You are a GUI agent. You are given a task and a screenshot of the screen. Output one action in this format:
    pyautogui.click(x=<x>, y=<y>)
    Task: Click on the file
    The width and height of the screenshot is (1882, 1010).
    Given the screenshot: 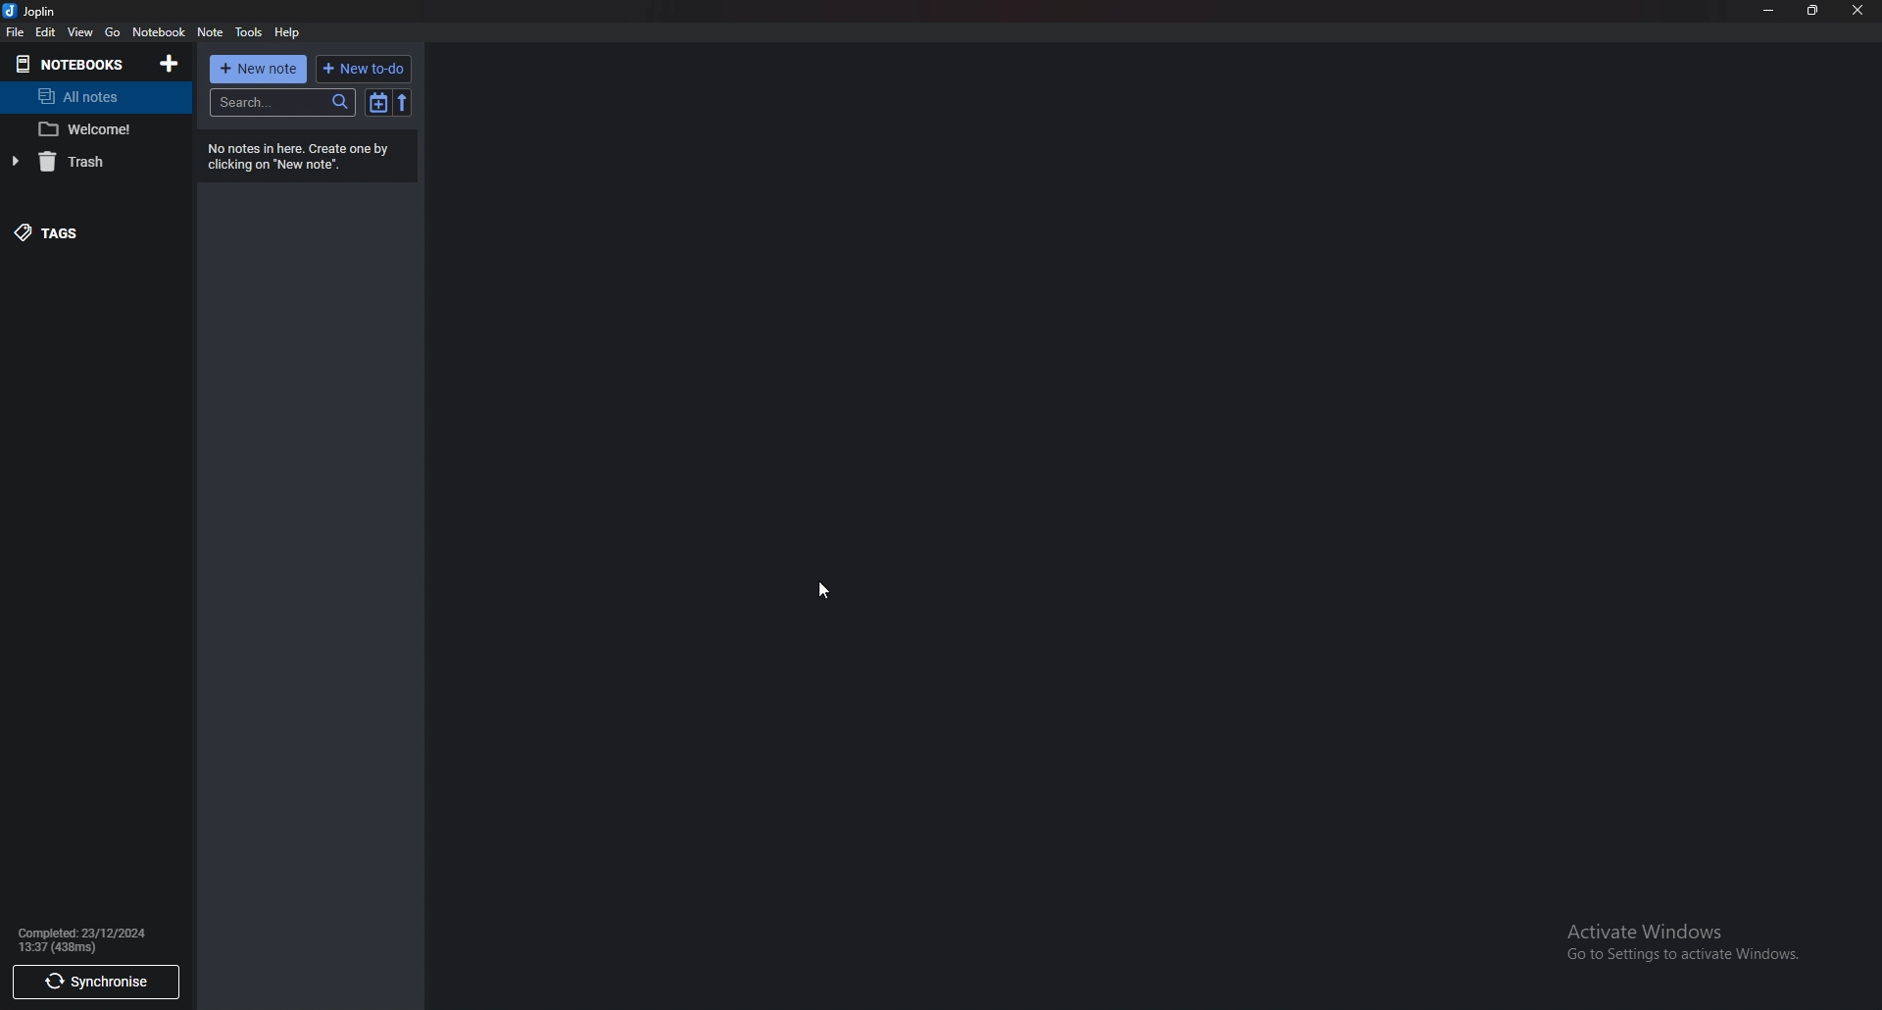 What is the action you would take?
    pyautogui.click(x=16, y=32)
    